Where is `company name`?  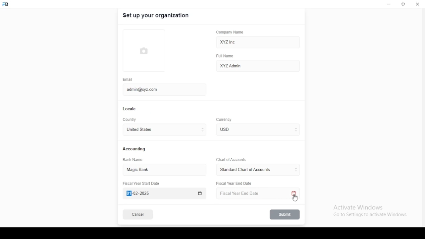
company name is located at coordinates (230, 32).